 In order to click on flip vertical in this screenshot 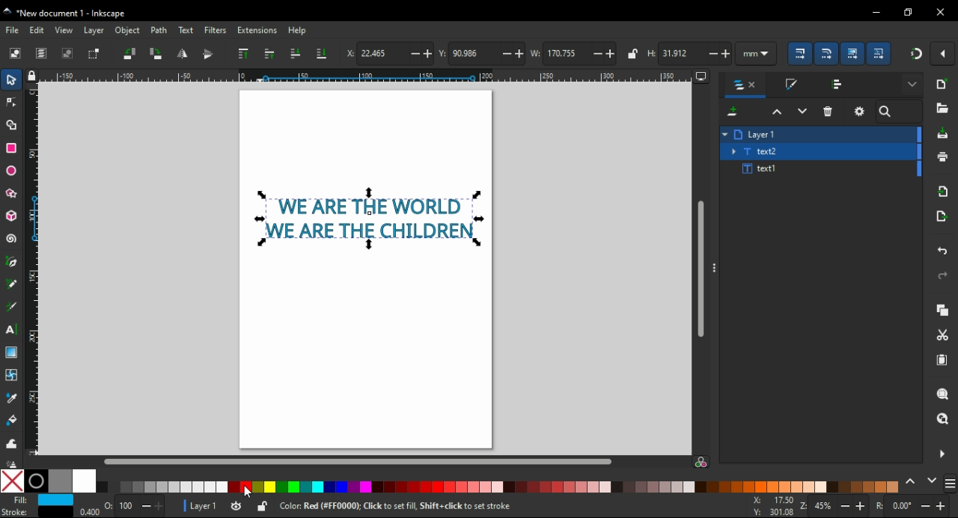, I will do `click(208, 54)`.